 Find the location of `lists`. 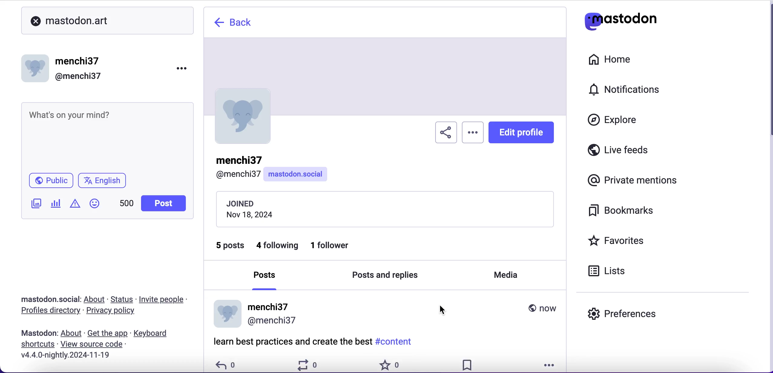

lists is located at coordinates (612, 273).